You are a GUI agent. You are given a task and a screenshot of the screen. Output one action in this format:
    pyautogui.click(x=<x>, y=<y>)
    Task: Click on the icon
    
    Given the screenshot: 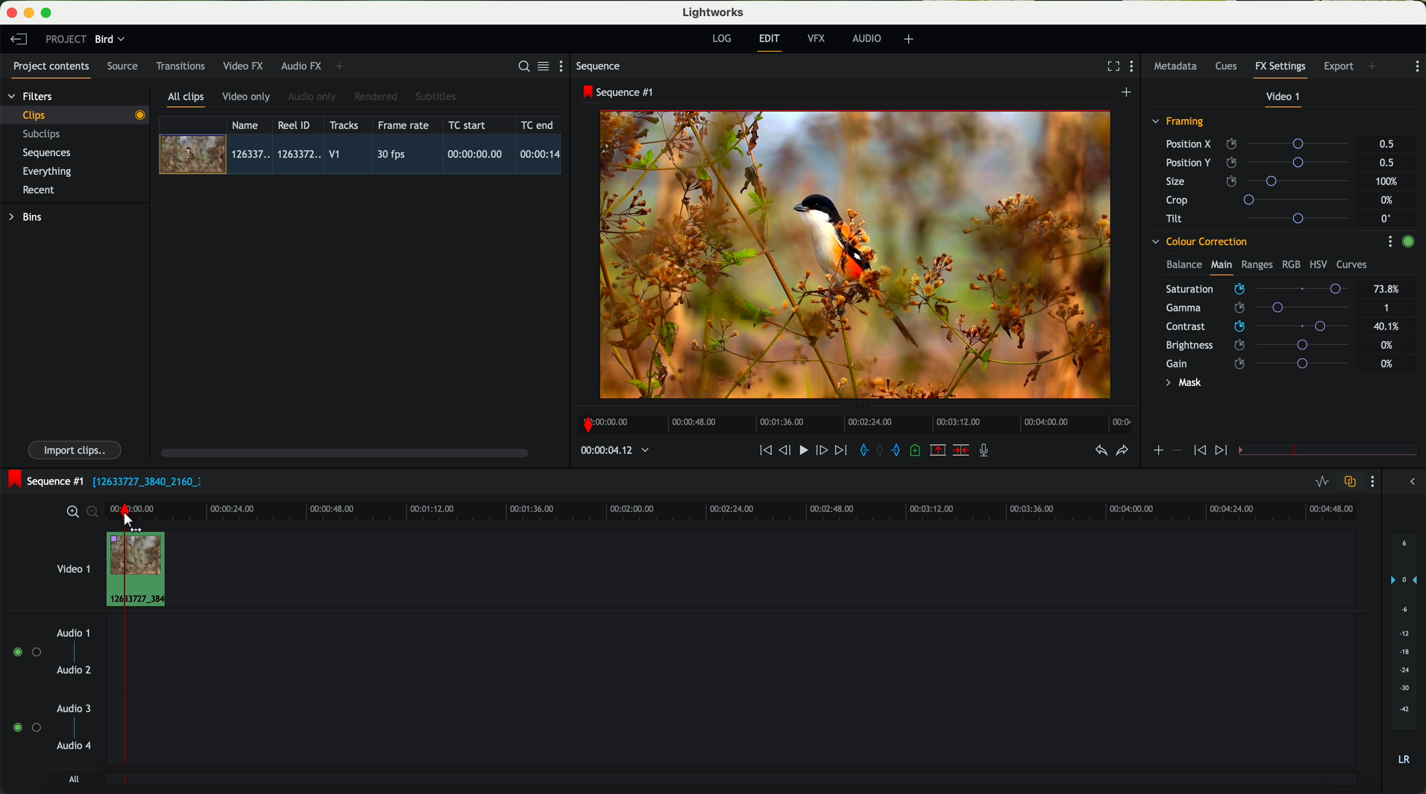 What is the action you would take?
    pyautogui.click(x=1198, y=451)
    